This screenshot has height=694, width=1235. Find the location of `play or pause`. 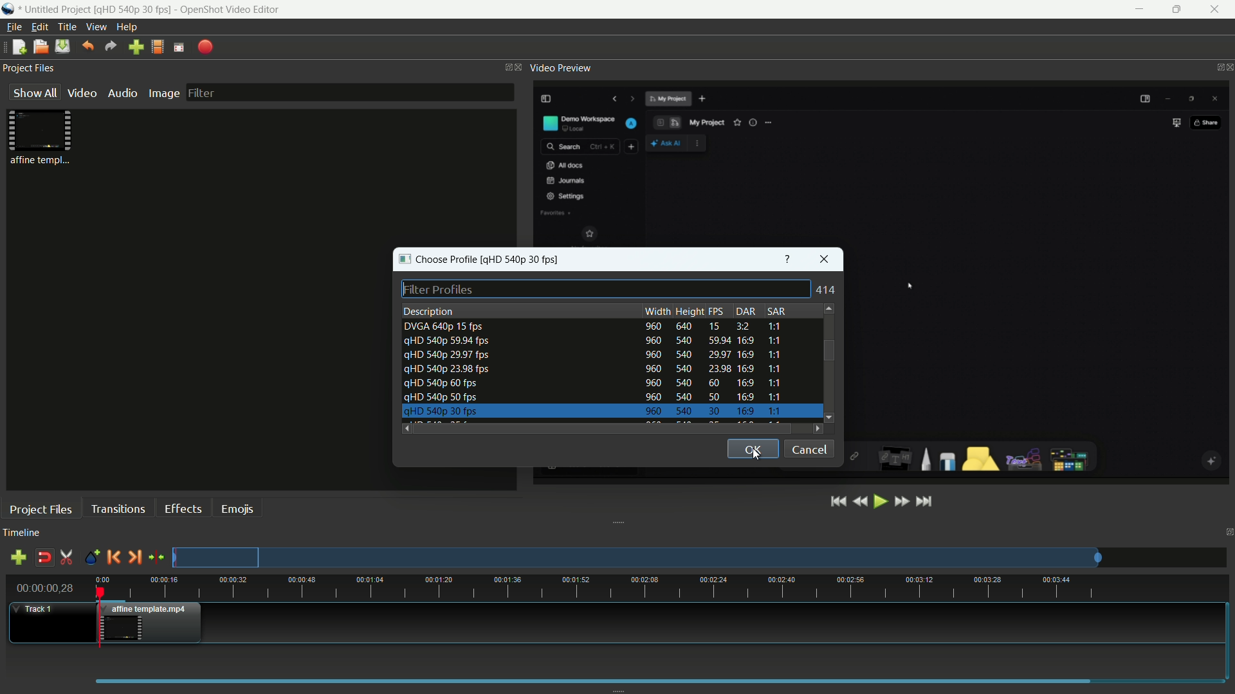

play or pause is located at coordinates (881, 503).